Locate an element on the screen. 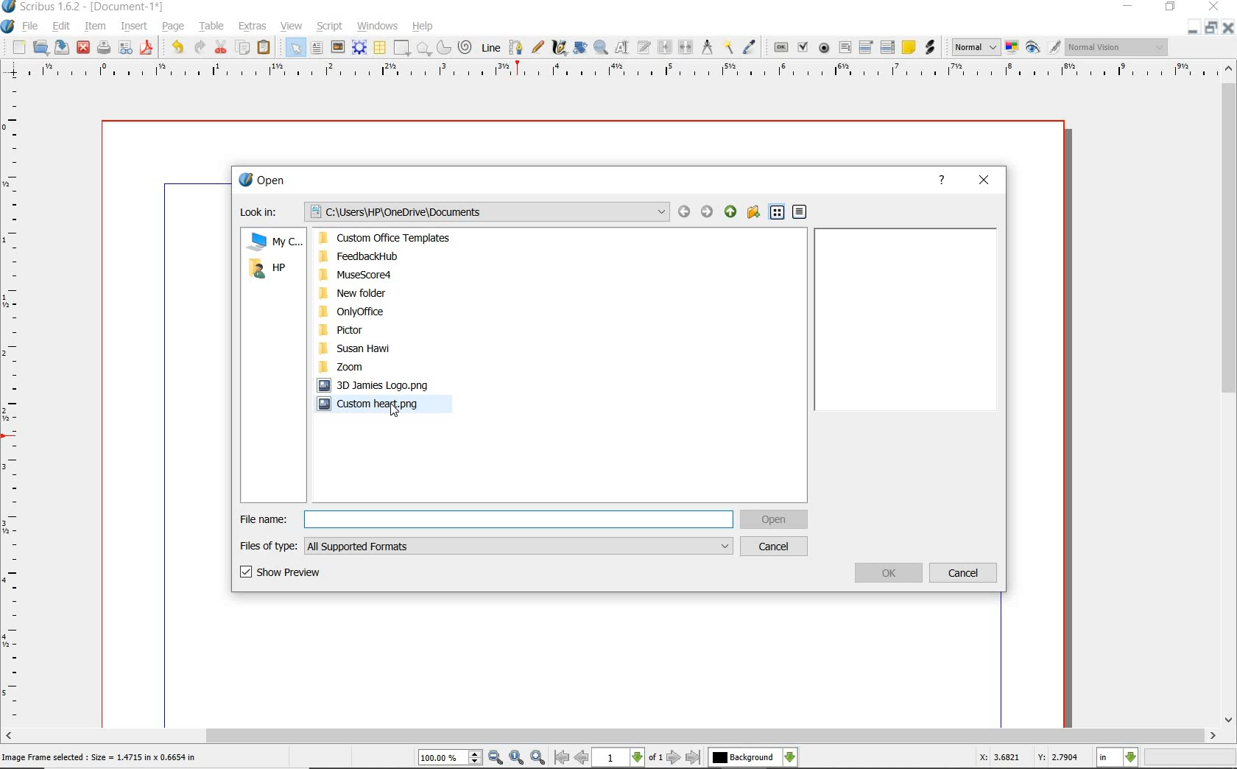 The image size is (1237, 769). go to next page is located at coordinates (674, 757).